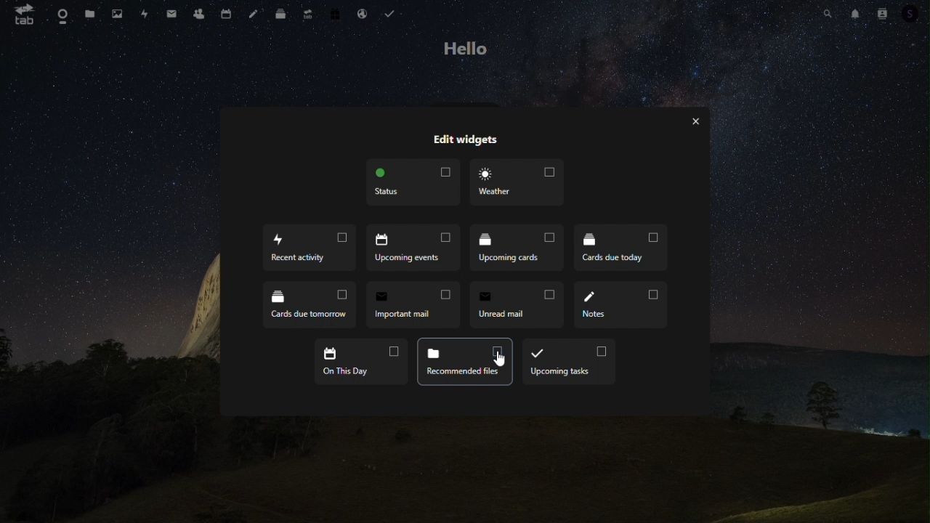 Image resolution: width=930 pixels, height=523 pixels. What do you see at coordinates (411, 248) in the screenshot?
I see `upcoming events` at bounding box center [411, 248].